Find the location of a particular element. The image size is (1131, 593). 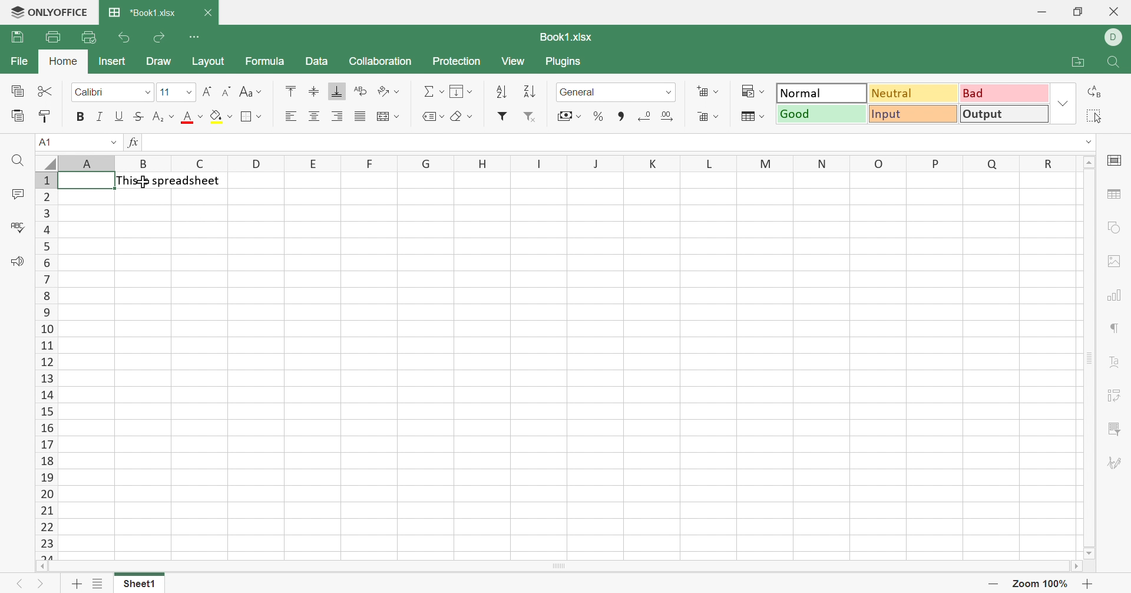

Restore Down is located at coordinates (1080, 12).